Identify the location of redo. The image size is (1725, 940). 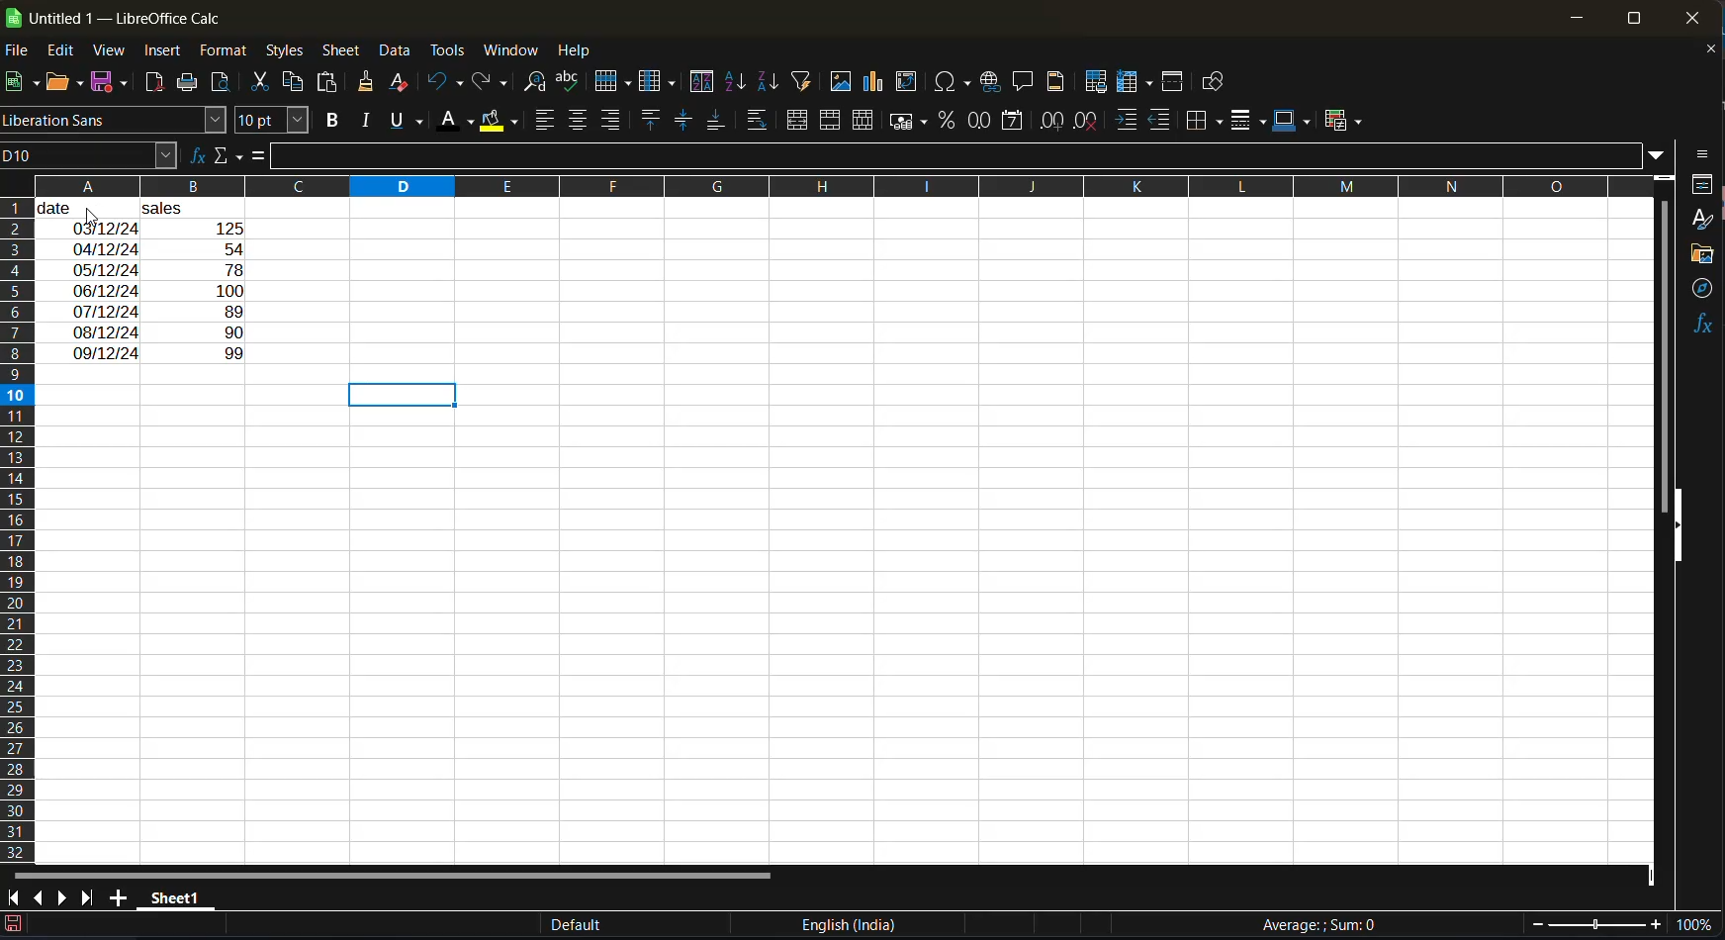
(488, 82).